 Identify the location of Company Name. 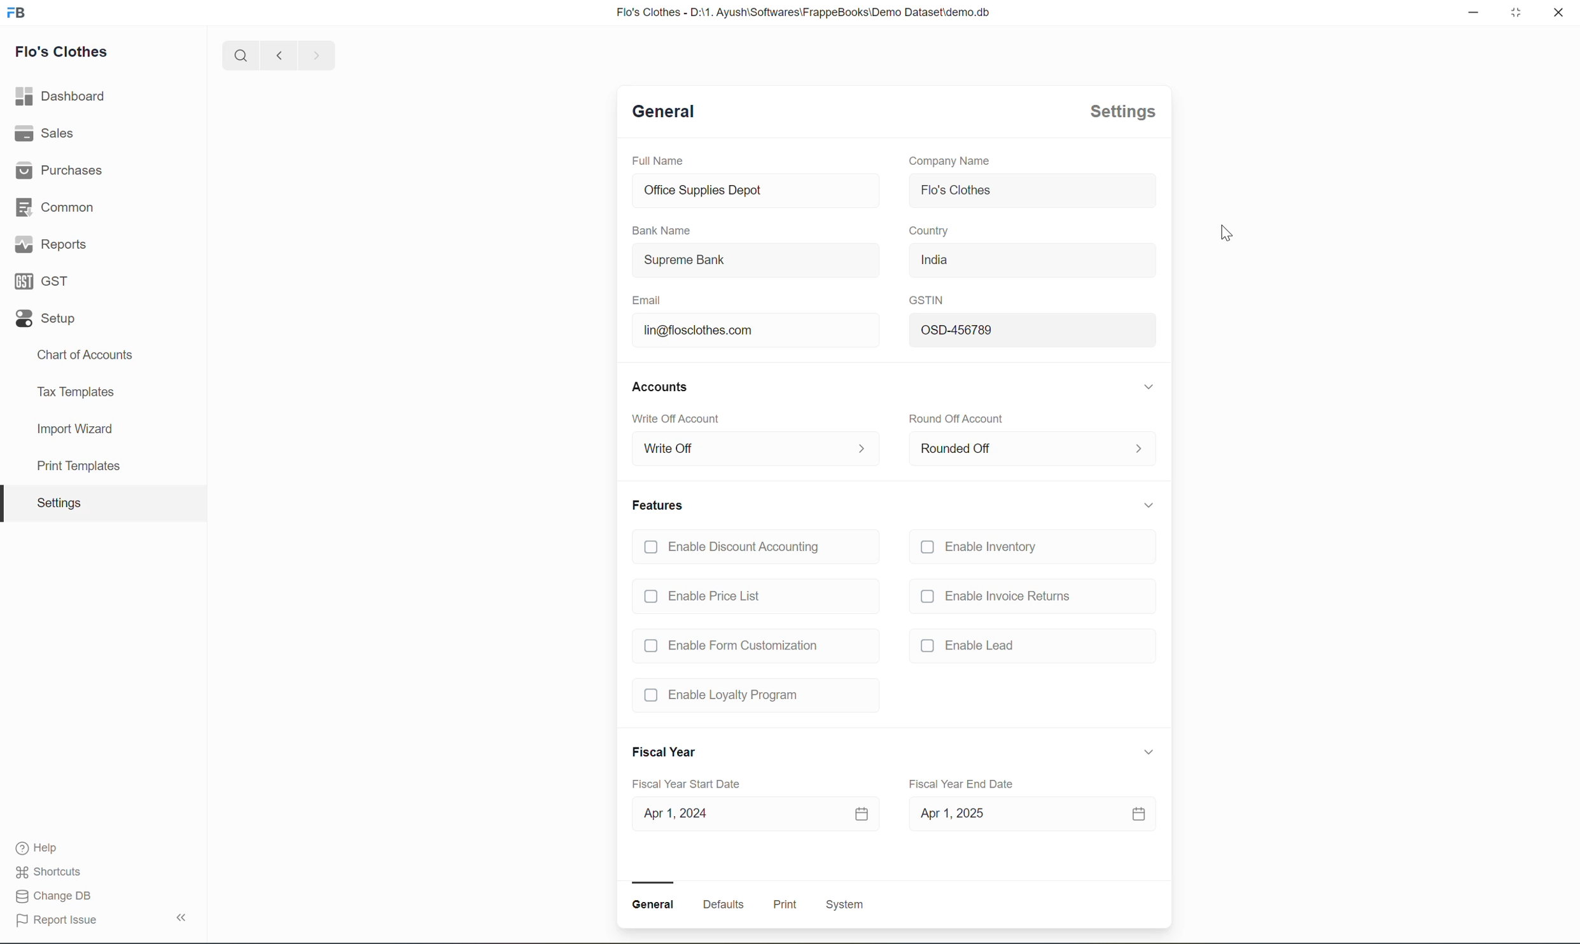
(949, 162).